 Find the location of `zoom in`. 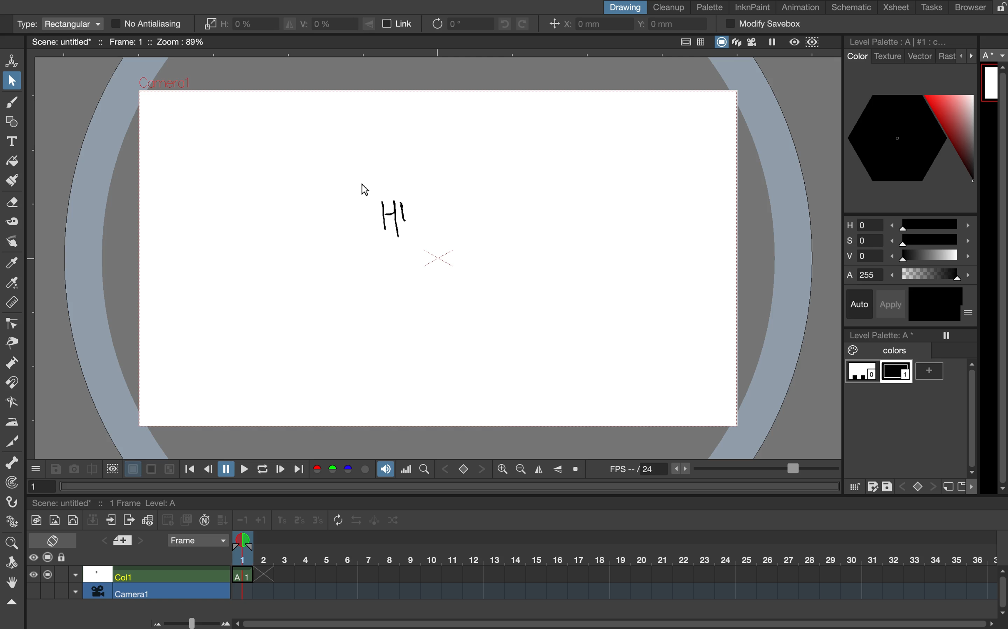

zoom in is located at coordinates (519, 470).